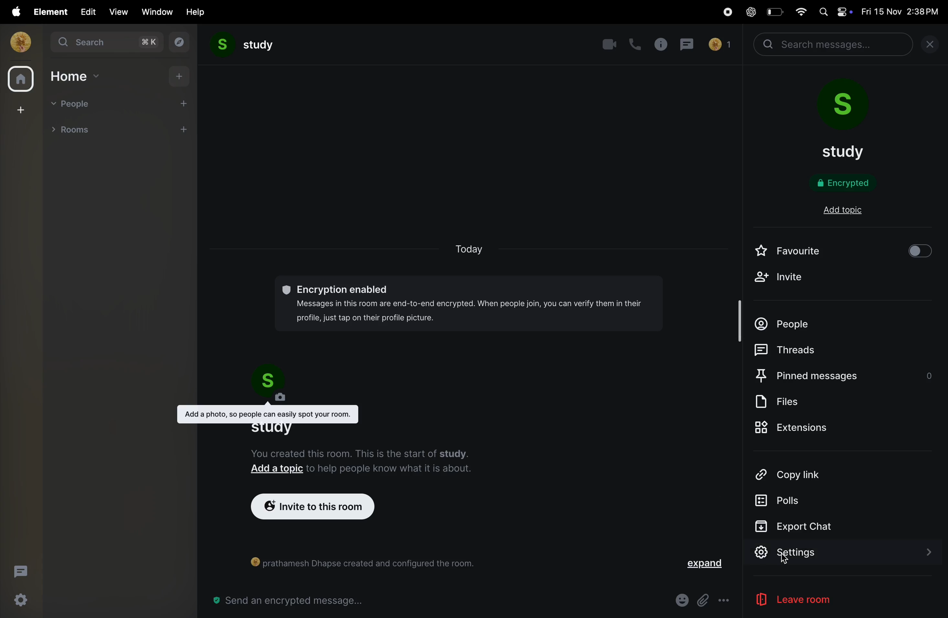  What do you see at coordinates (834, 11) in the screenshot?
I see `apple widgets` at bounding box center [834, 11].